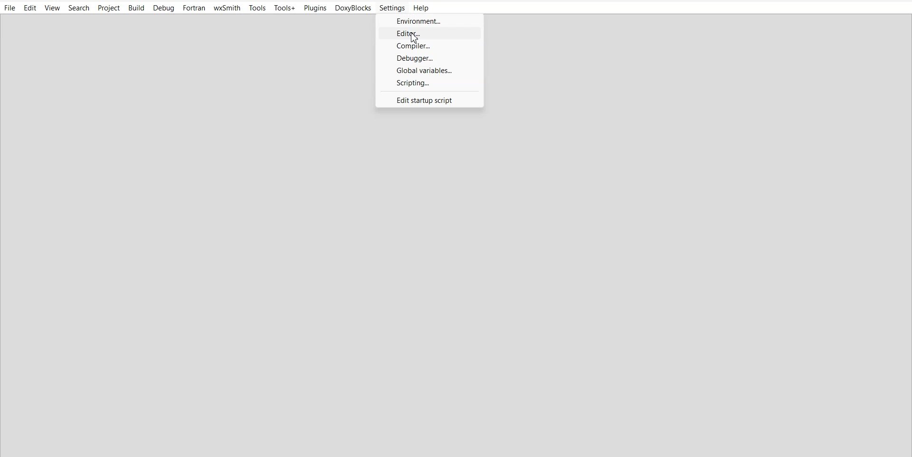 This screenshot has width=912, height=457. What do you see at coordinates (136, 8) in the screenshot?
I see `Build` at bounding box center [136, 8].